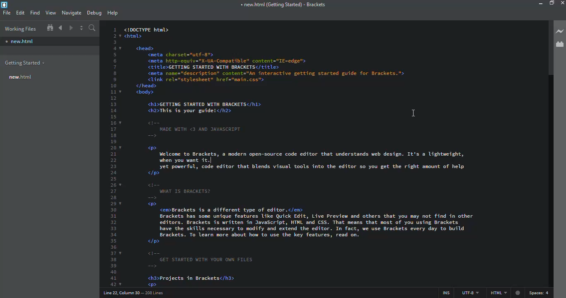 The width and height of the screenshot is (566, 298). Describe the element at coordinates (469, 291) in the screenshot. I see `utf 8` at that location.